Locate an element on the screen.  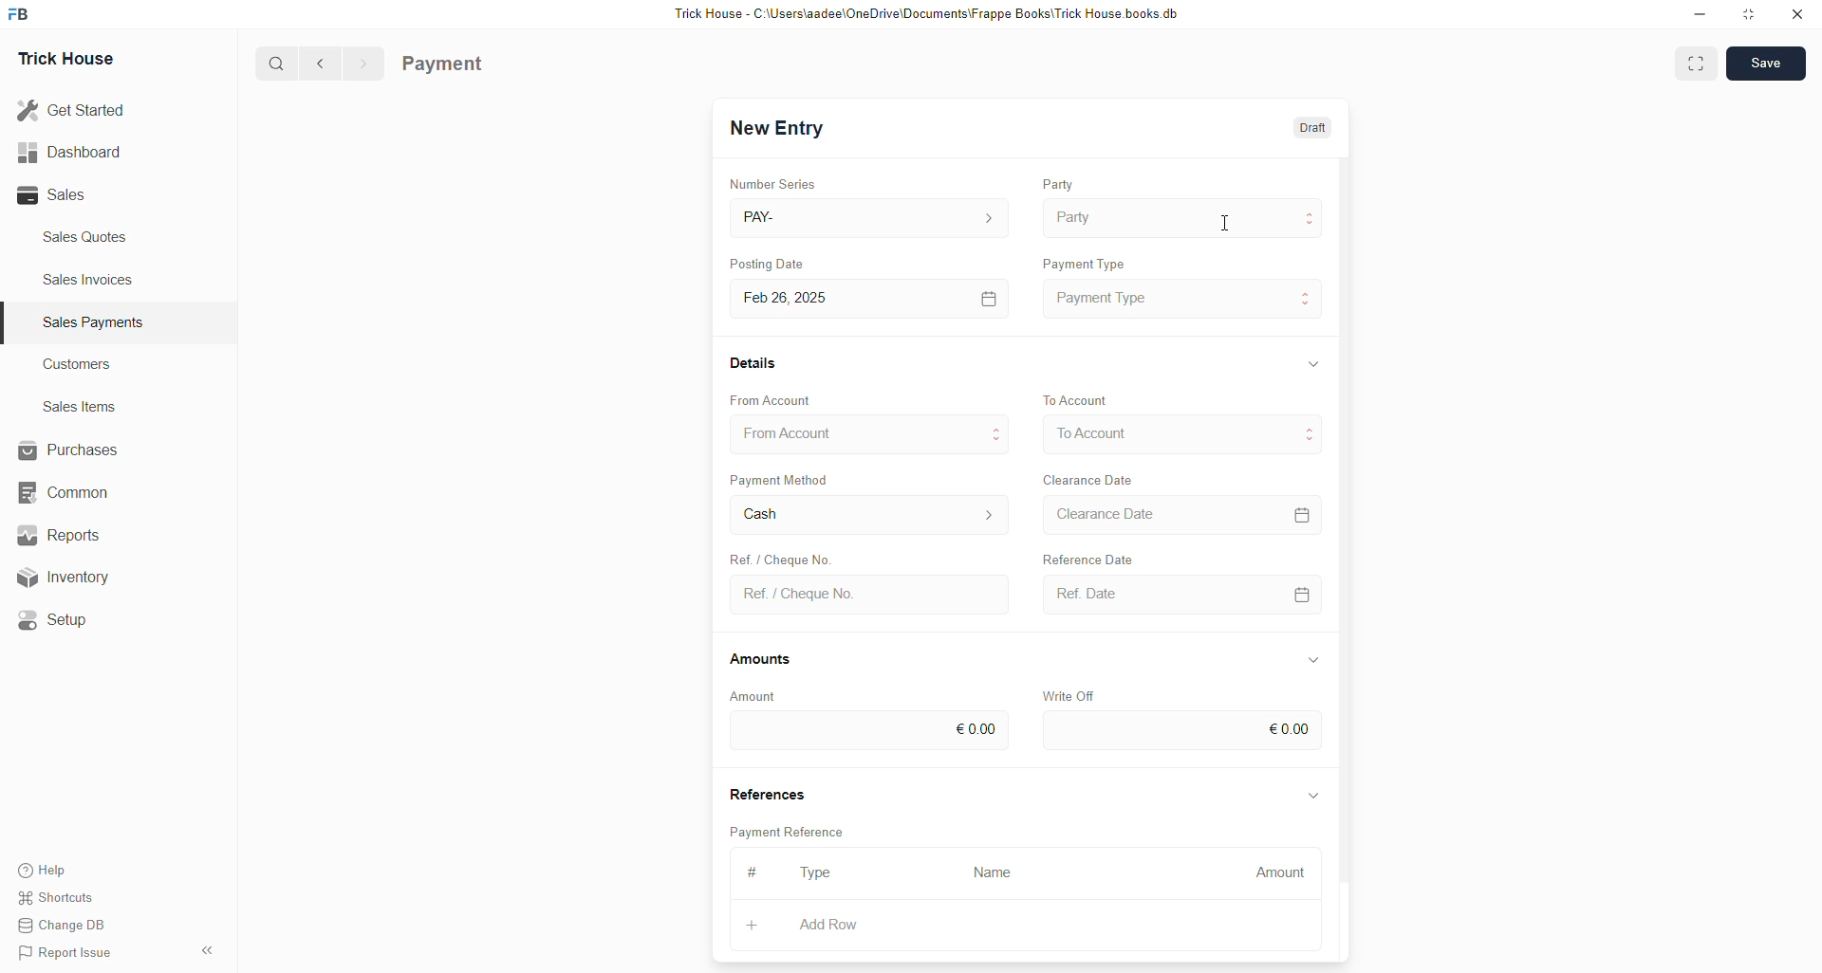
+ Add Row is located at coordinates (842, 927).